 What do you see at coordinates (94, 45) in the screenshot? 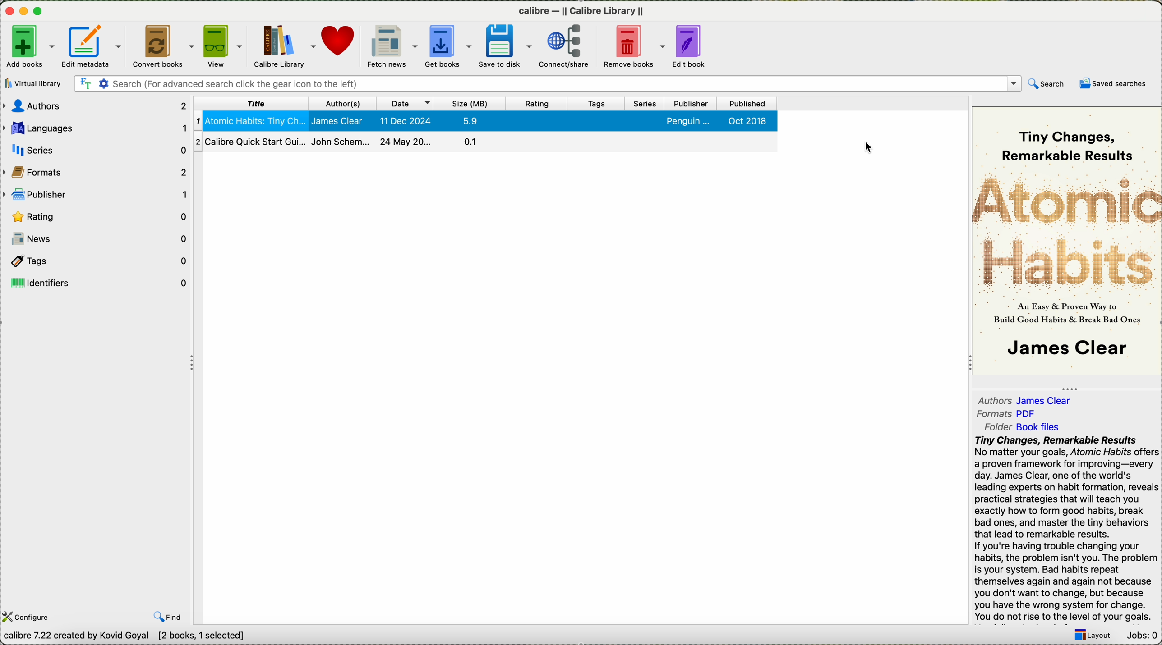
I see `edit metadata` at bounding box center [94, 45].